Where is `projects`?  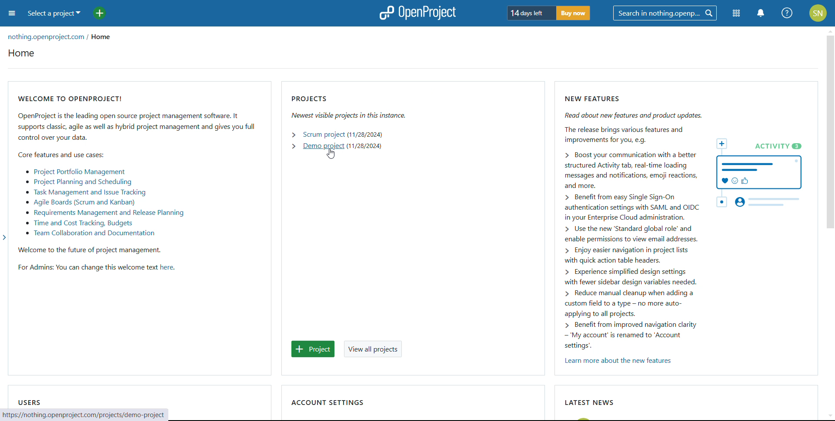 projects is located at coordinates (349, 107).